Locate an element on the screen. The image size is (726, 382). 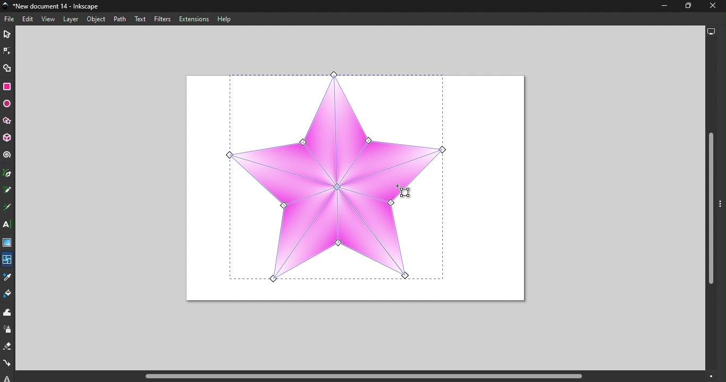
Help is located at coordinates (227, 18).